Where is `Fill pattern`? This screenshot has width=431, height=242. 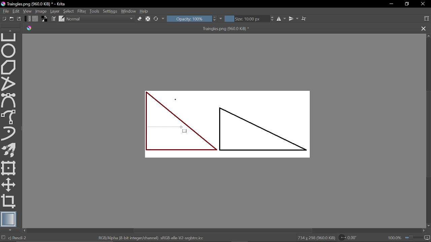
Fill pattern is located at coordinates (35, 18).